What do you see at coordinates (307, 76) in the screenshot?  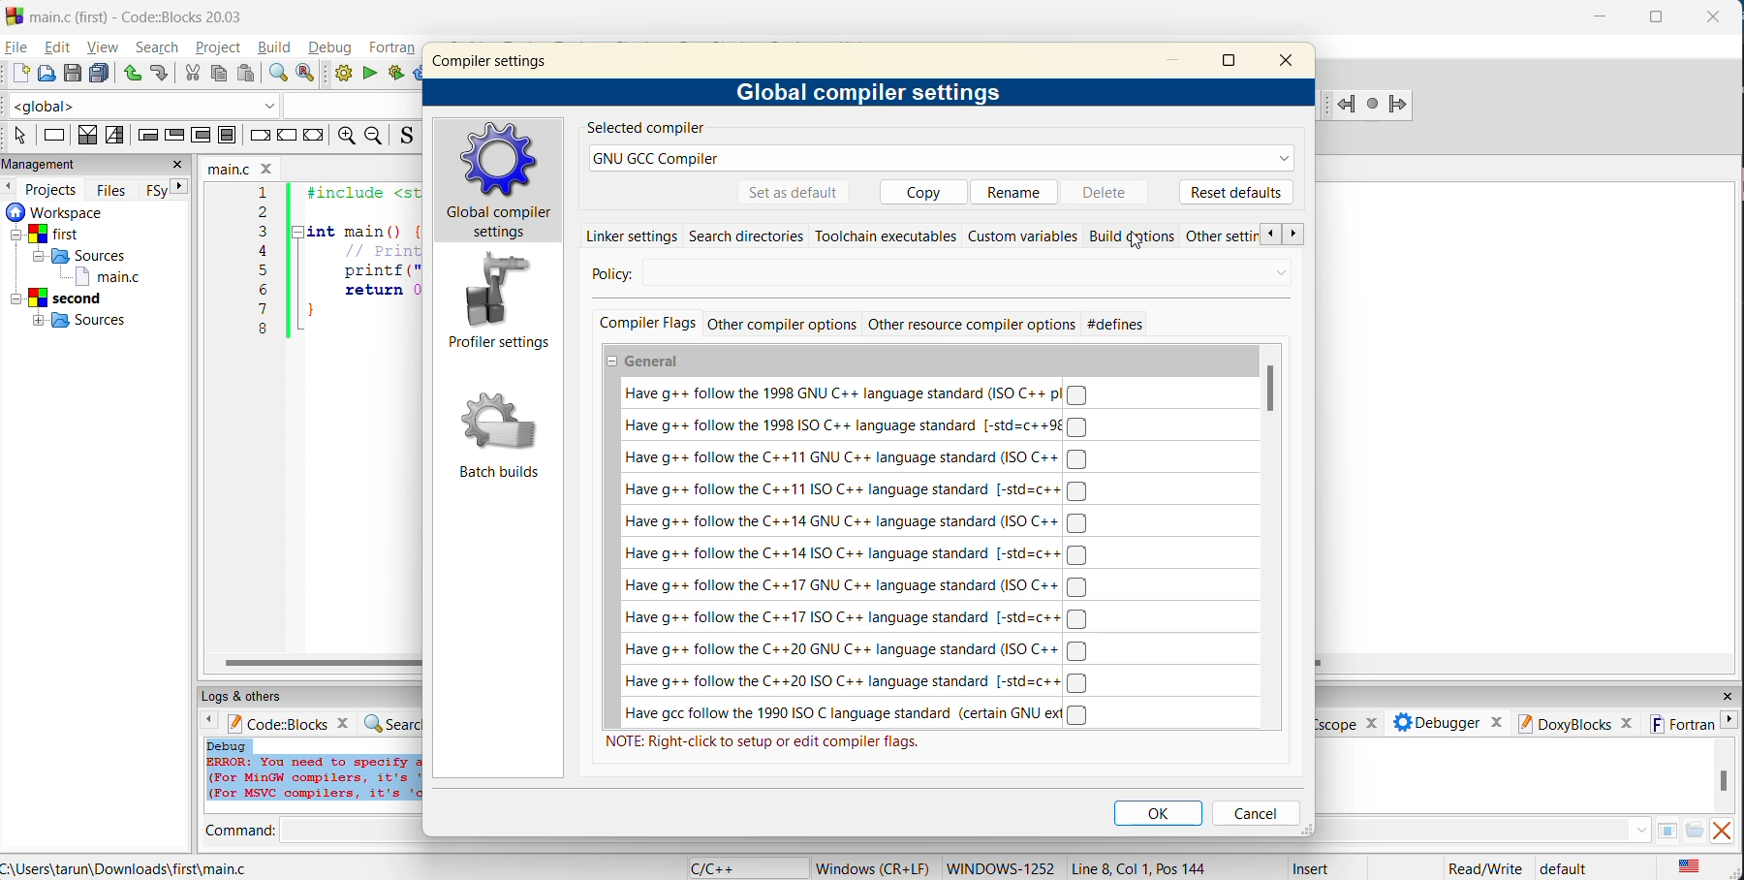 I see `replace` at bounding box center [307, 76].